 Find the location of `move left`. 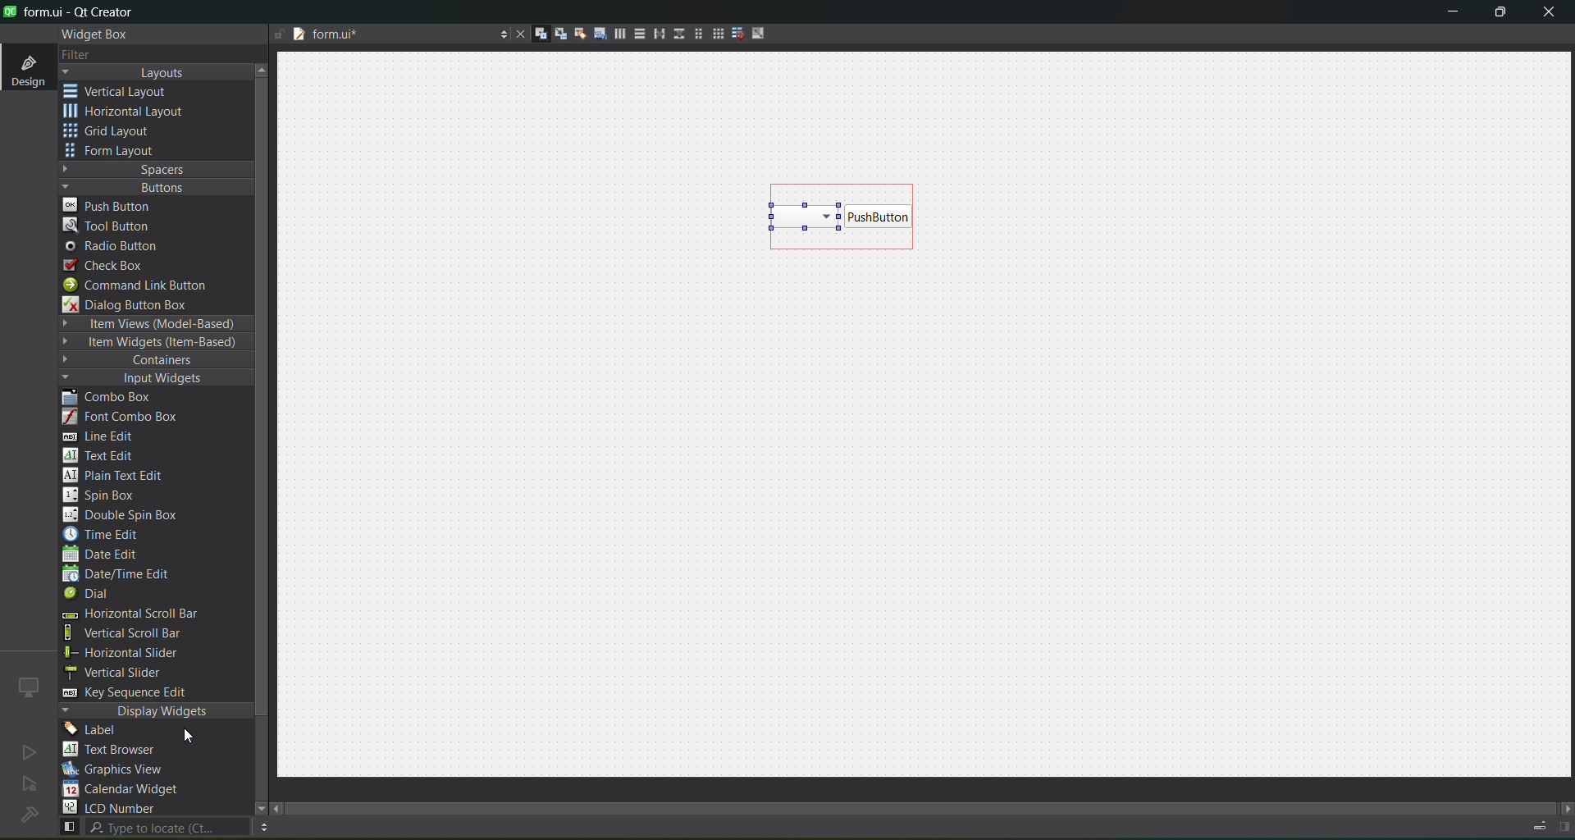

move left is located at coordinates (279, 810).